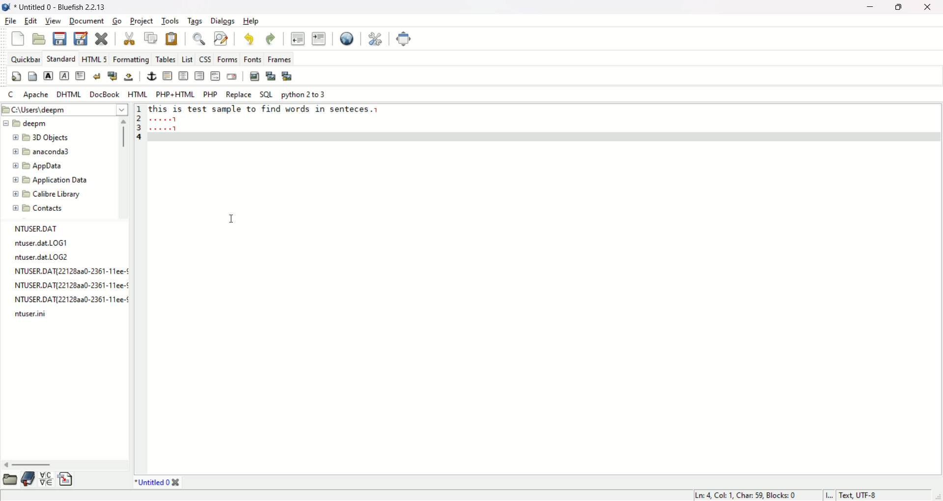 Image resolution: width=943 pixels, height=501 pixels. I want to click on * Untitled 0 - Bluefish 2. 2. 13 , so click(64, 6).